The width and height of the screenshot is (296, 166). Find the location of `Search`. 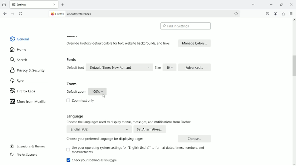

Search is located at coordinates (19, 60).